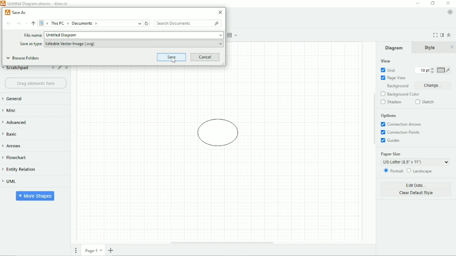 The height and width of the screenshot is (256, 456). Describe the element at coordinates (401, 124) in the screenshot. I see `Connection Arrows` at that location.